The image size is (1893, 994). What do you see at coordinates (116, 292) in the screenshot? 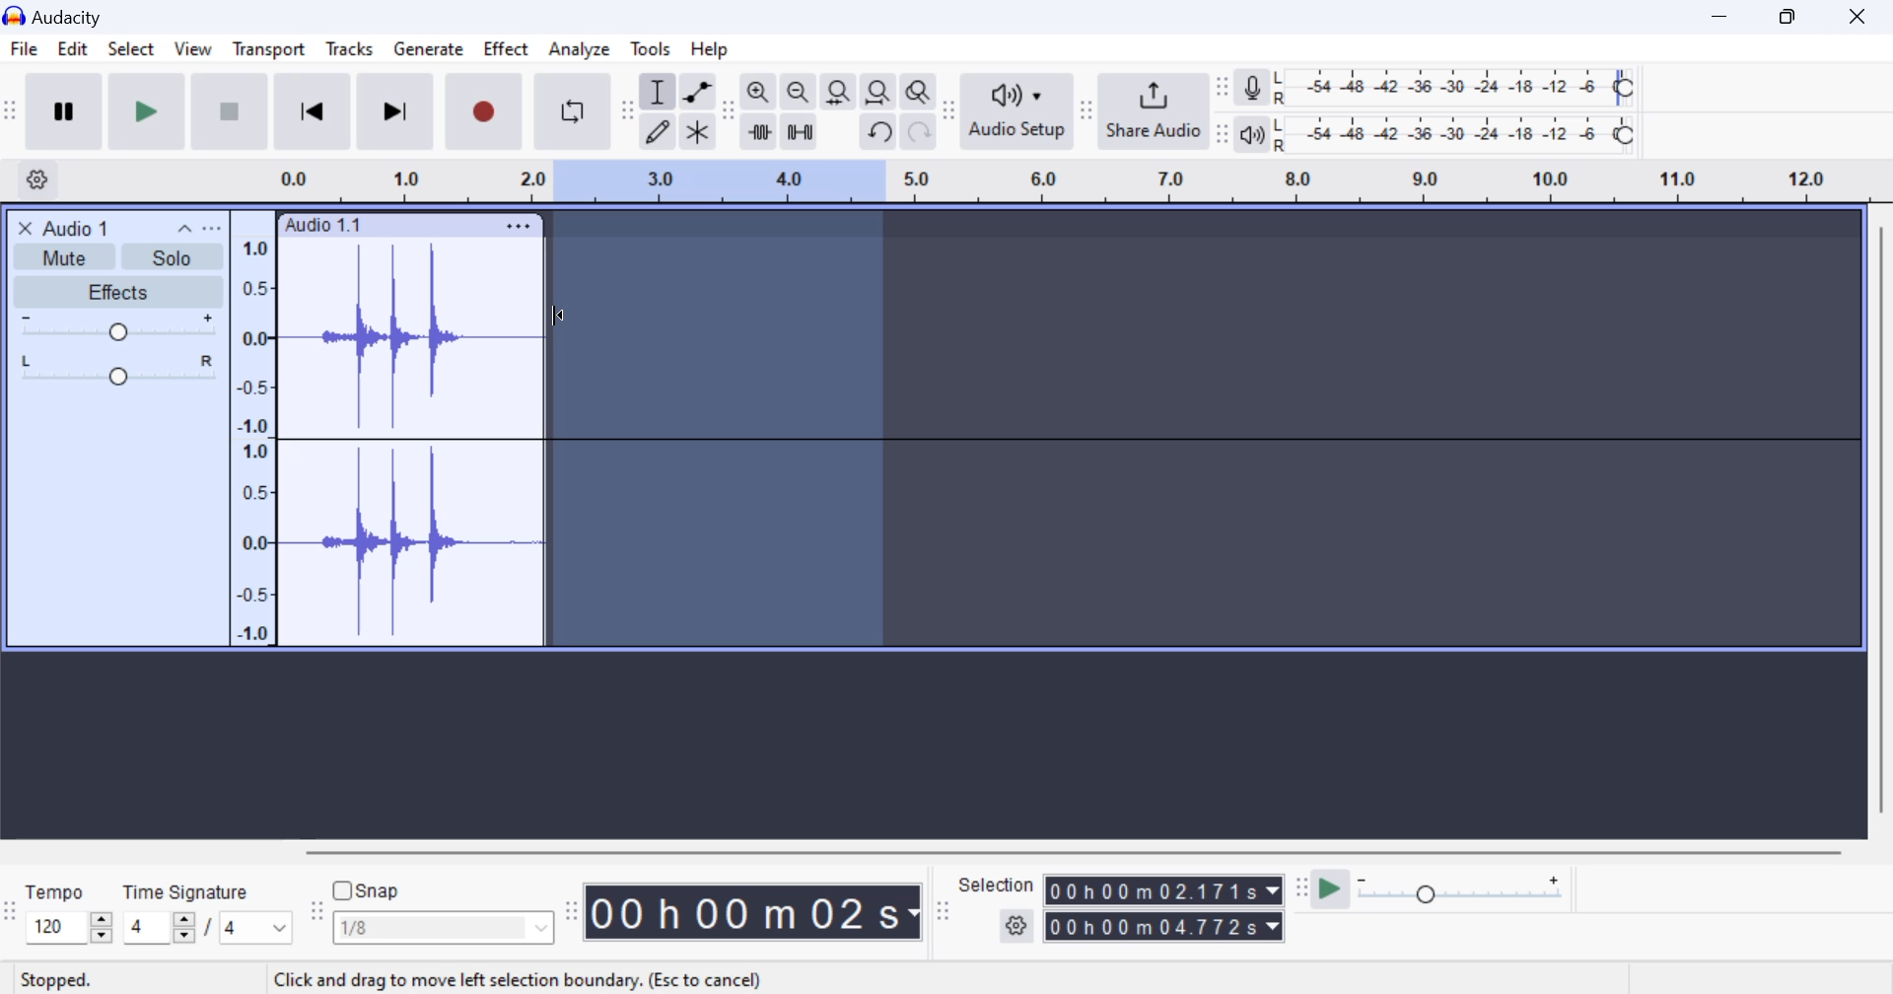
I see `Effects` at bounding box center [116, 292].